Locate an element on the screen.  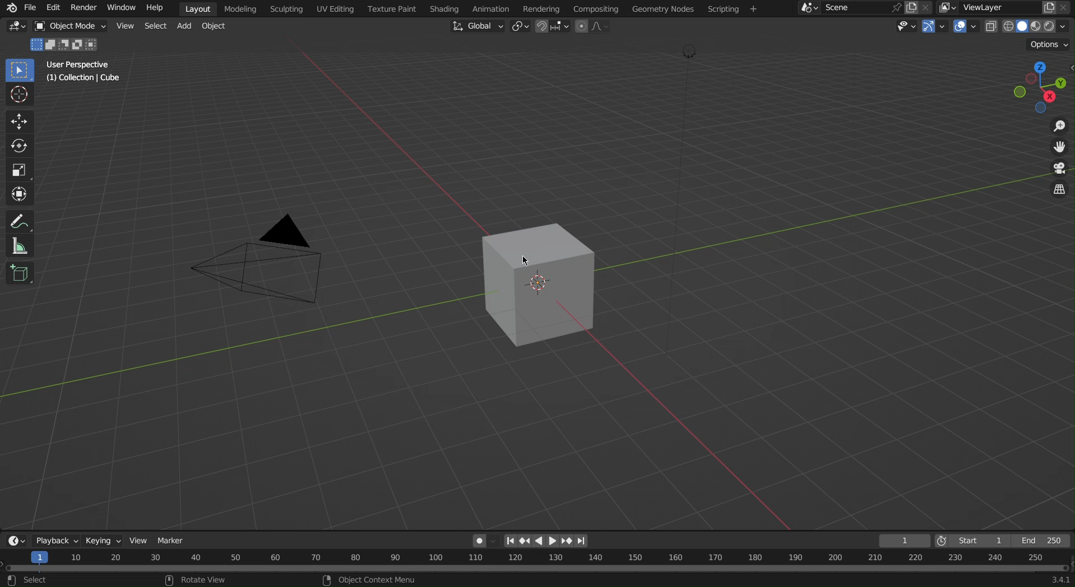
Controls is located at coordinates (548, 539).